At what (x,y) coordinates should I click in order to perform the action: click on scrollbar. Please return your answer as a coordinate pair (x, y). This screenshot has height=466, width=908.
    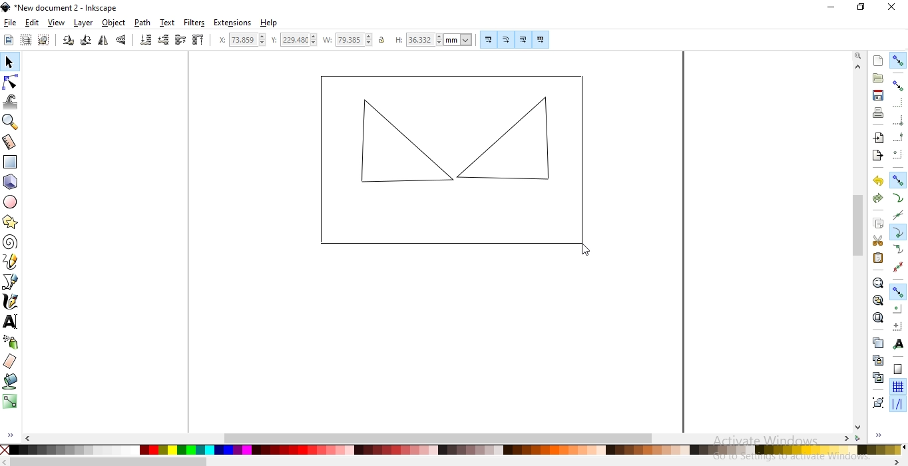
    Looking at the image, I should click on (441, 438).